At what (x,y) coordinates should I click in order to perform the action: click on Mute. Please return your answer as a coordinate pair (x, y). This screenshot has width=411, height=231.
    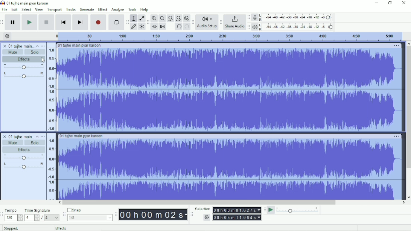
    Looking at the image, I should click on (12, 53).